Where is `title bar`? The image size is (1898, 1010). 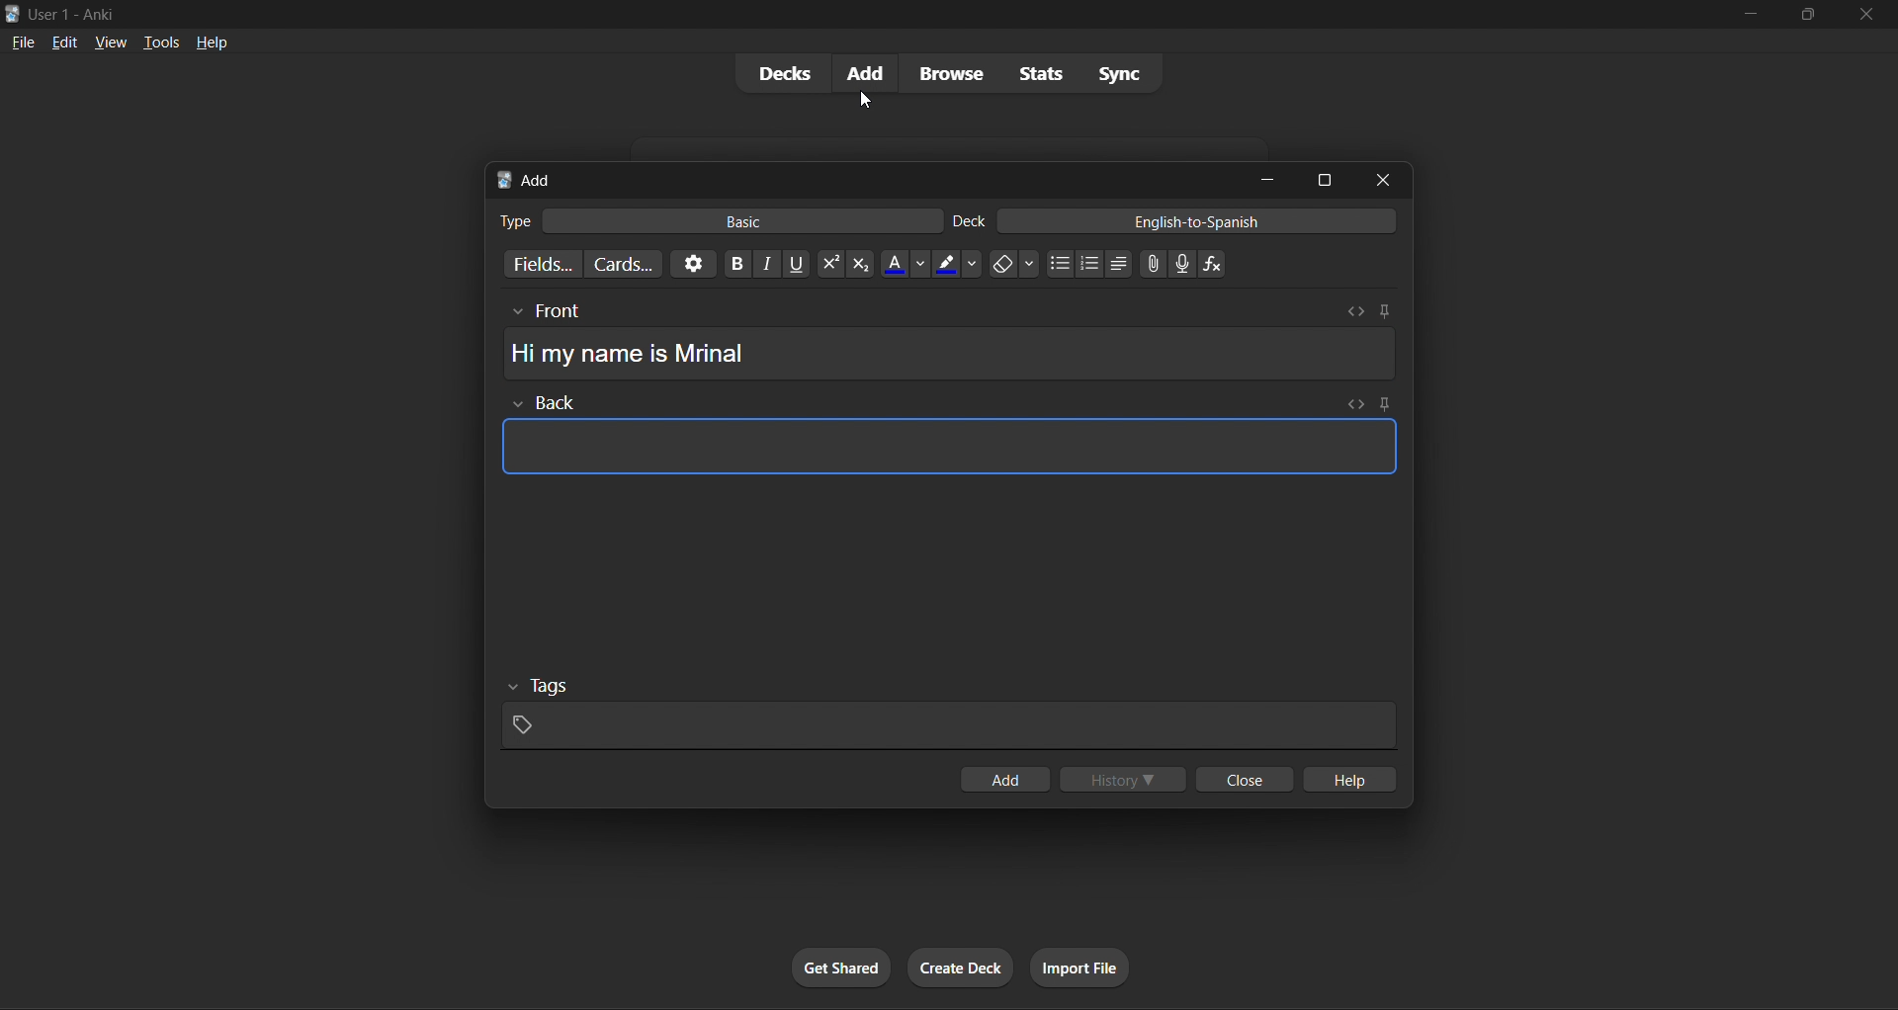 title bar is located at coordinates (832, 12).